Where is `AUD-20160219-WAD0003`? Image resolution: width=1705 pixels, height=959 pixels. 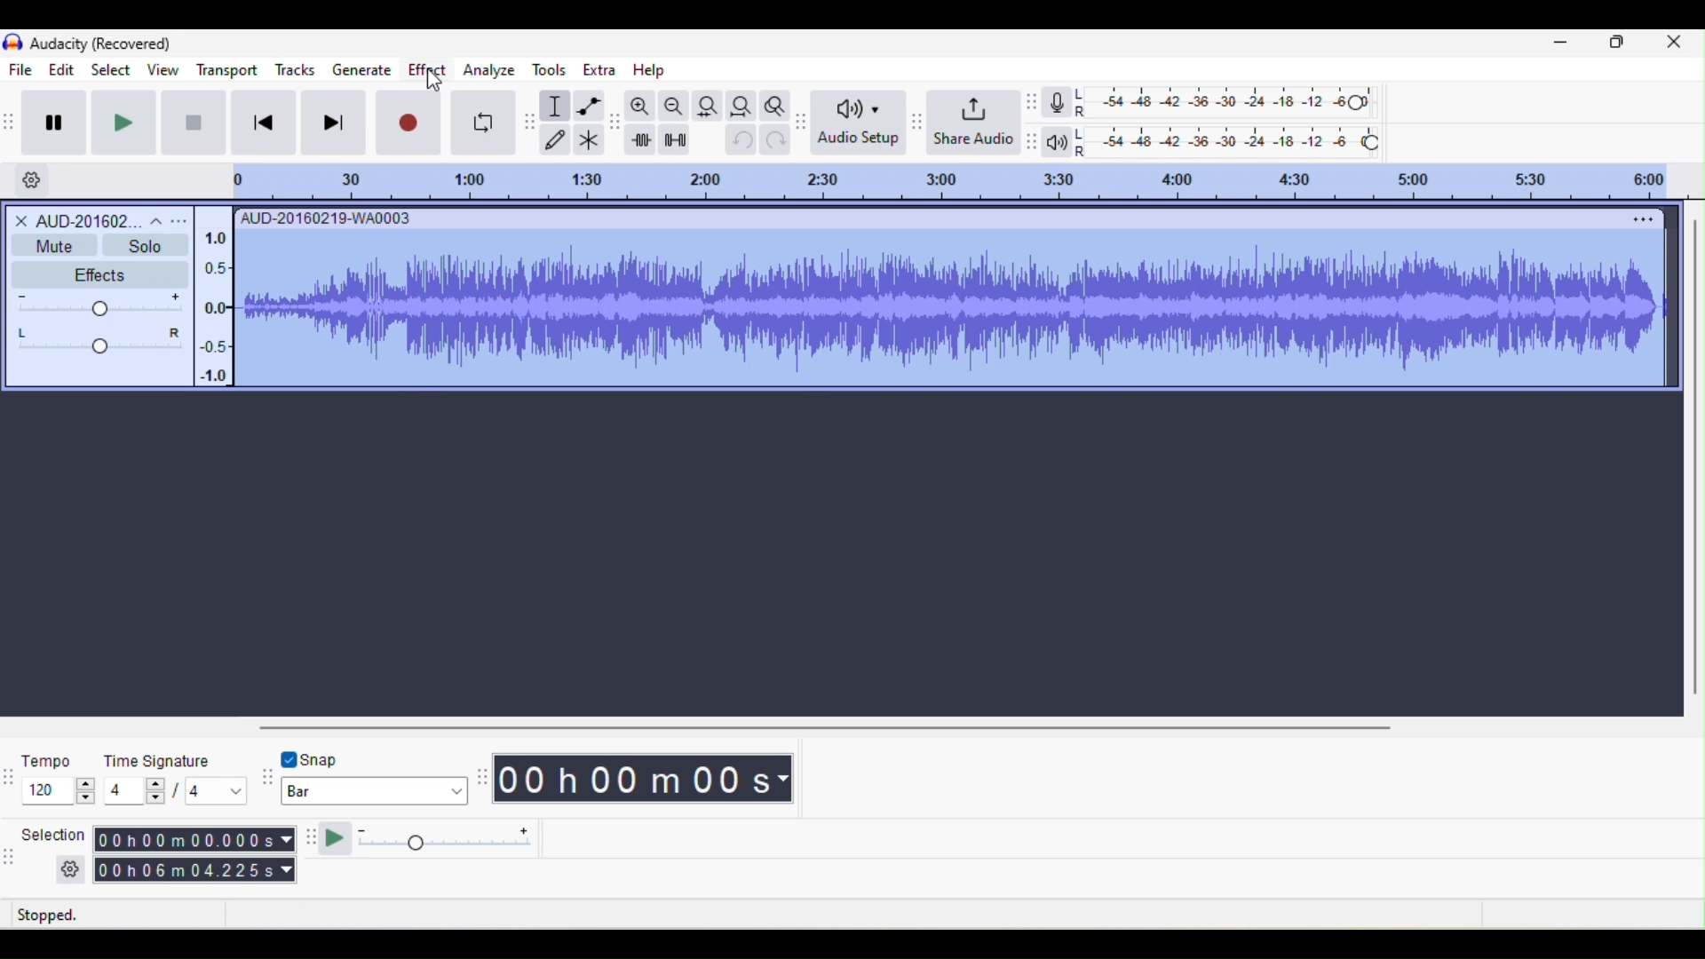 AUD-20160219-WAD0003 is located at coordinates (325, 218).